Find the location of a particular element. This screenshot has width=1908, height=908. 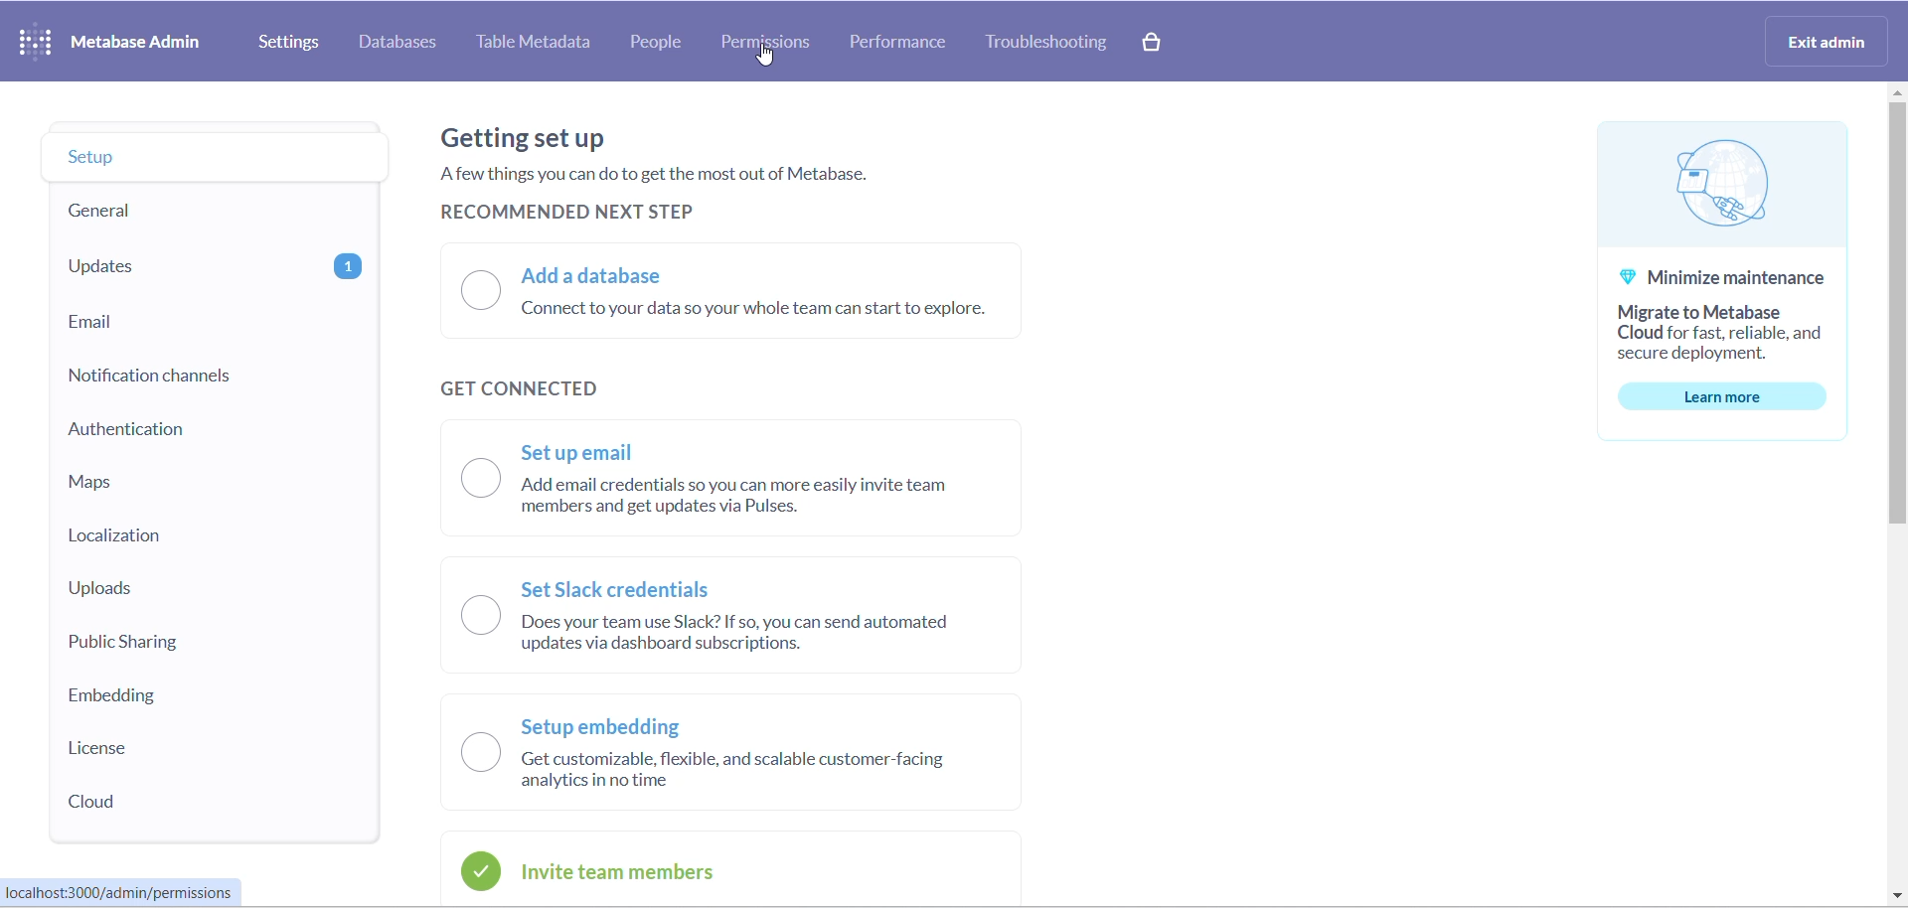

URL is located at coordinates (128, 893).